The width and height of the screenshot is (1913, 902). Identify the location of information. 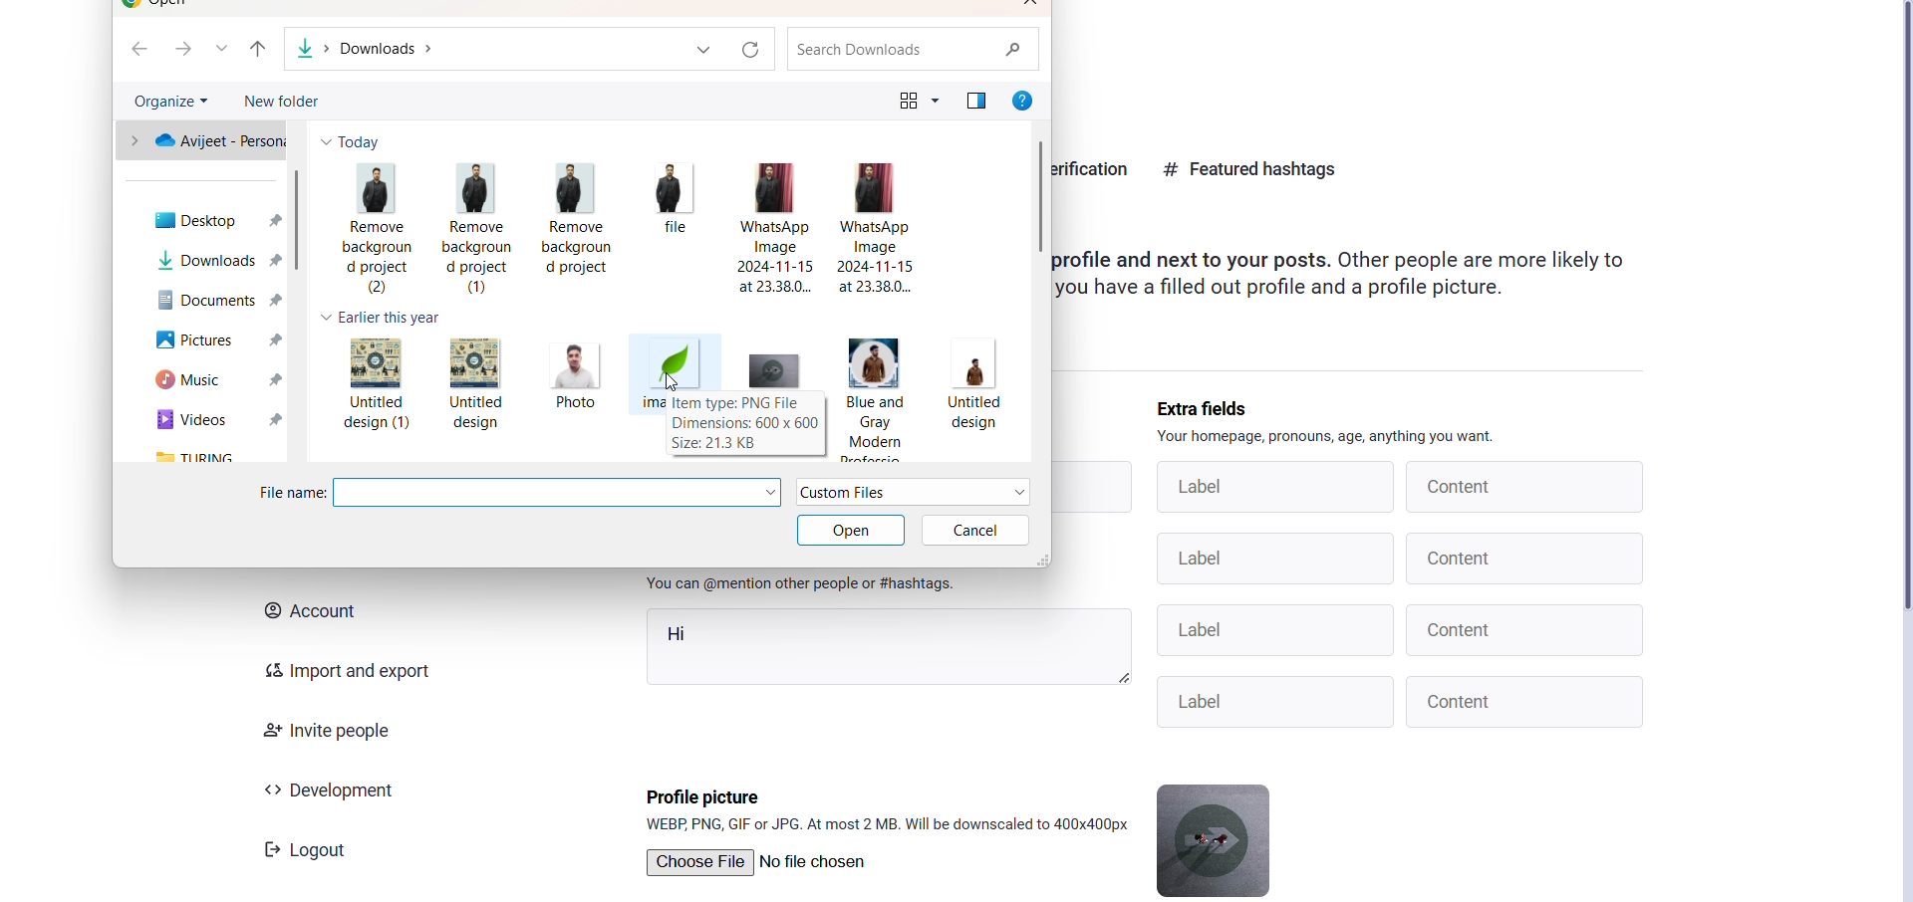
(745, 424).